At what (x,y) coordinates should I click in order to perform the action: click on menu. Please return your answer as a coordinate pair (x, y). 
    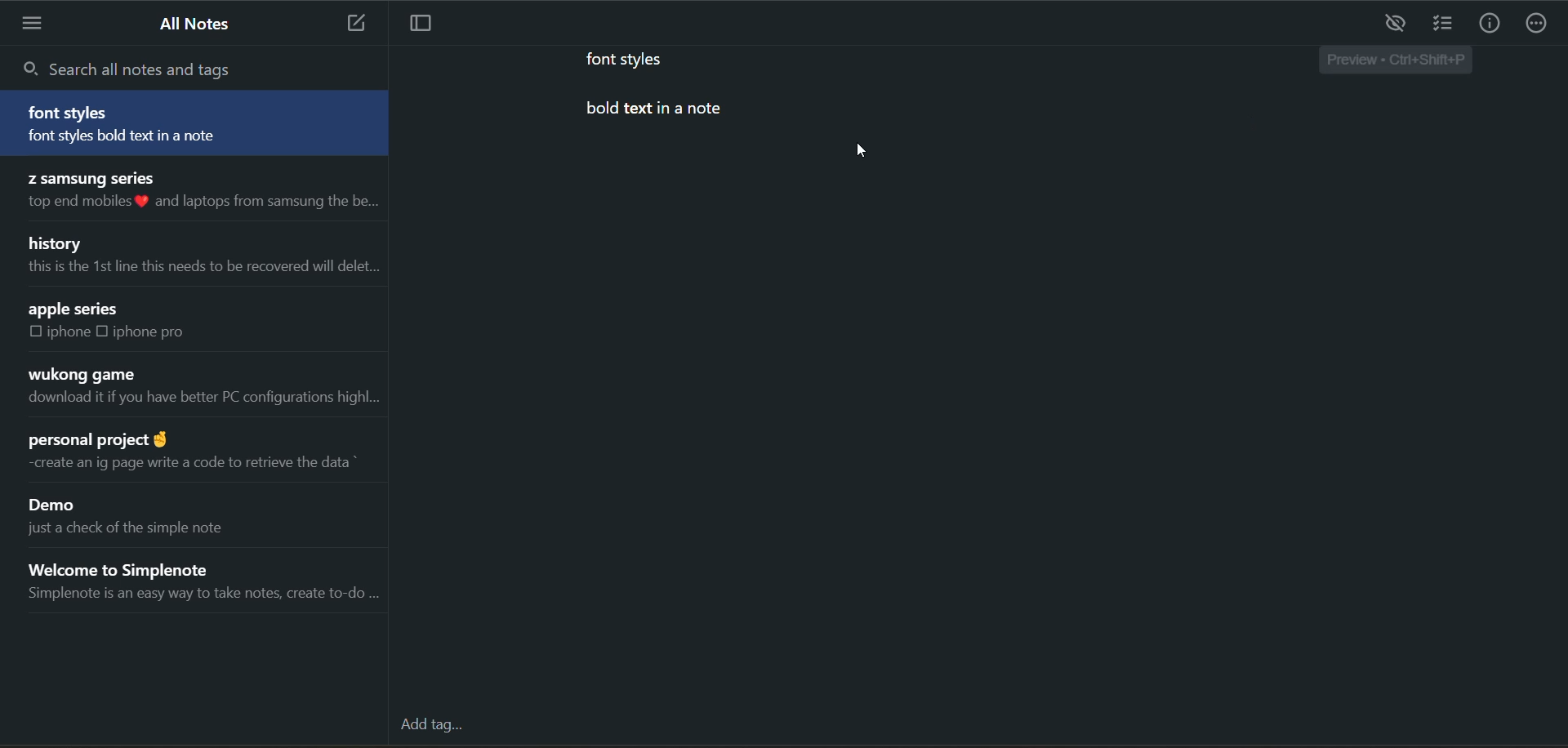
    Looking at the image, I should click on (35, 23).